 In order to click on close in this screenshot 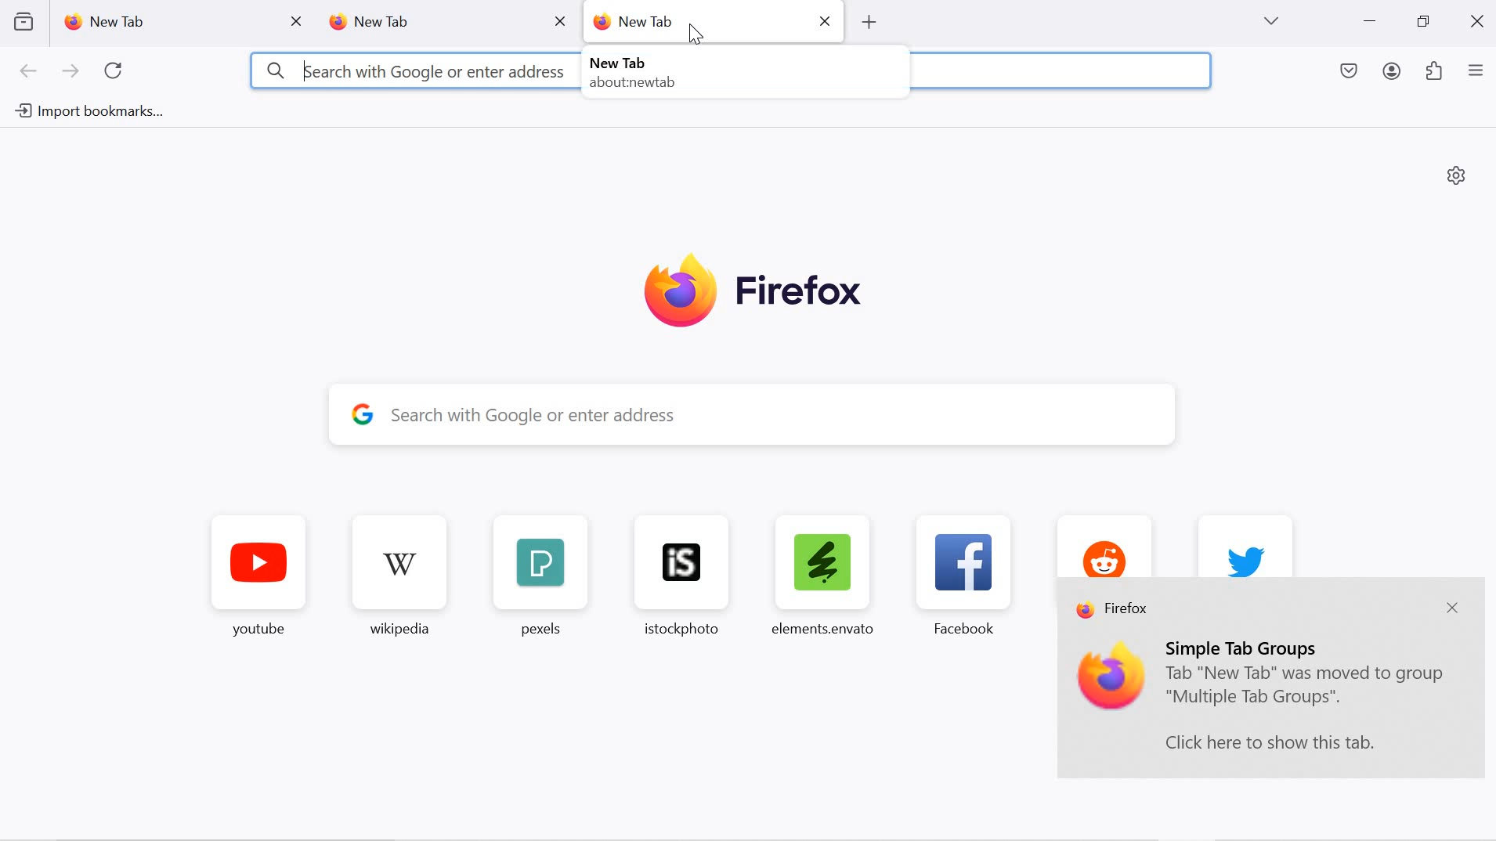, I will do `click(1480, 20)`.